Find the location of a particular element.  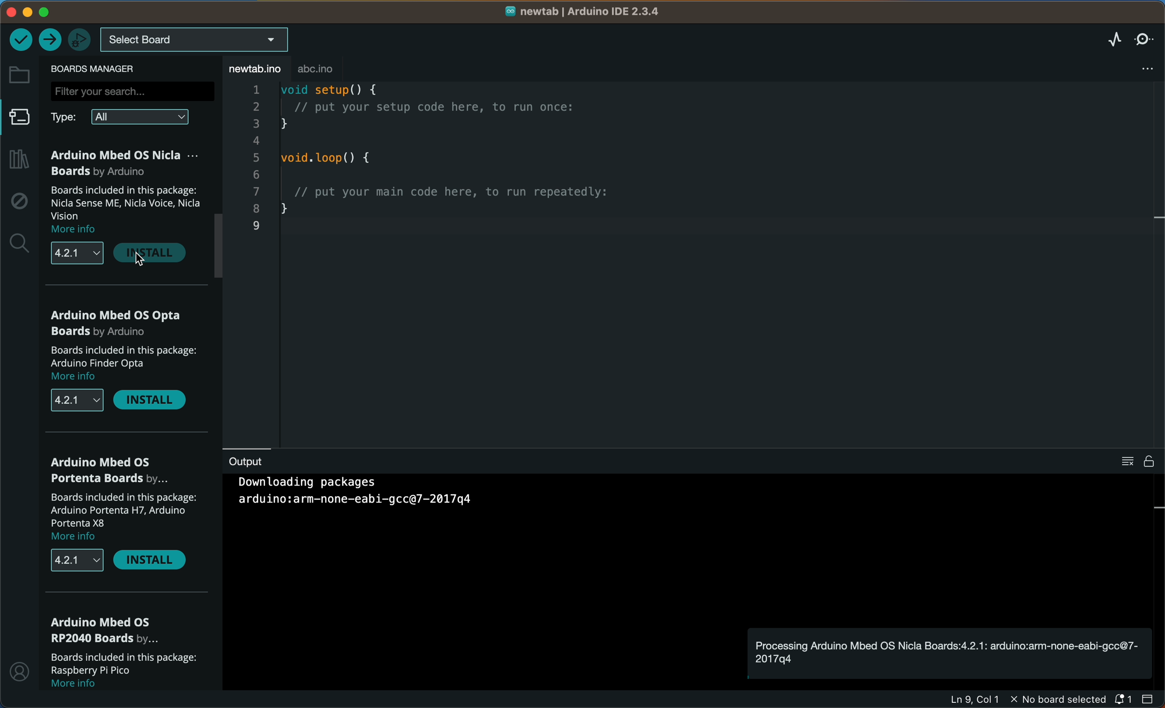

serial monitor is located at coordinates (1145, 40).